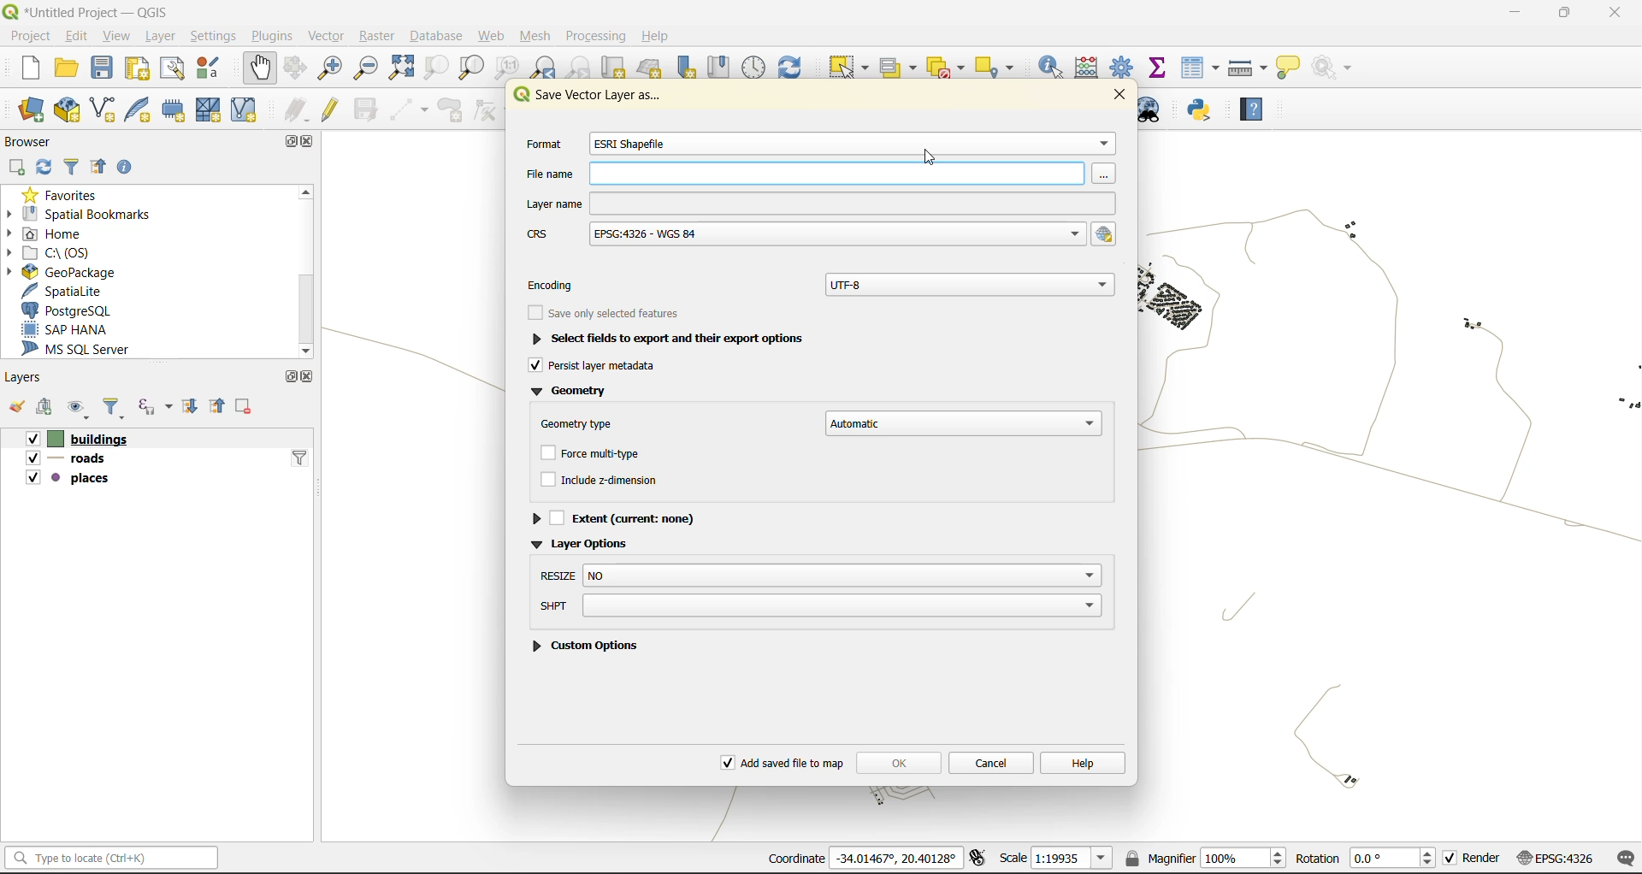 This screenshot has width=1642, height=874. Describe the element at coordinates (867, 859) in the screenshot. I see `coordinates` at that location.